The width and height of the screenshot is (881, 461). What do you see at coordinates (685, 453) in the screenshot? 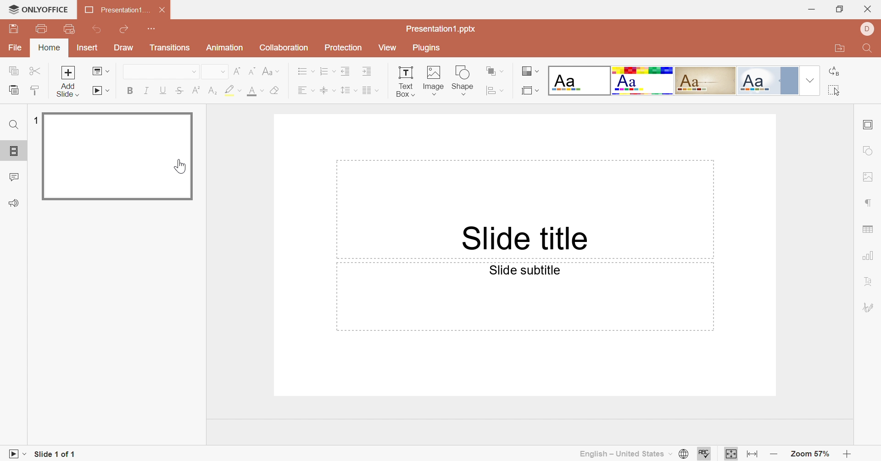
I see `Set document language` at bounding box center [685, 453].